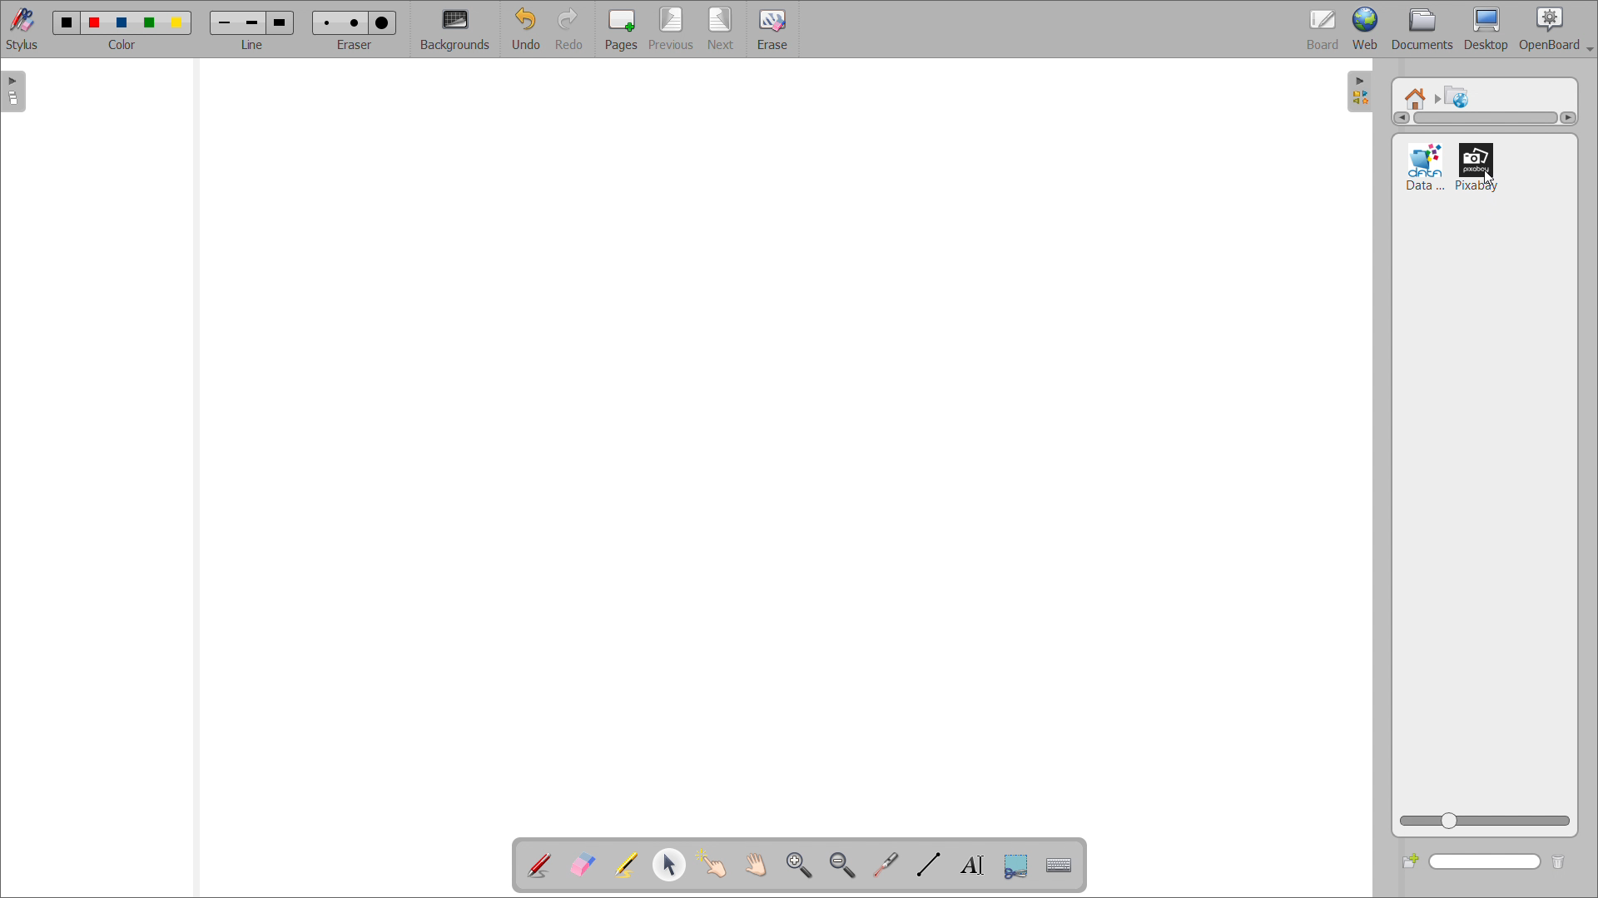 The width and height of the screenshot is (1598, 898). Describe the element at coordinates (179, 22) in the screenshot. I see `Color 5` at that location.